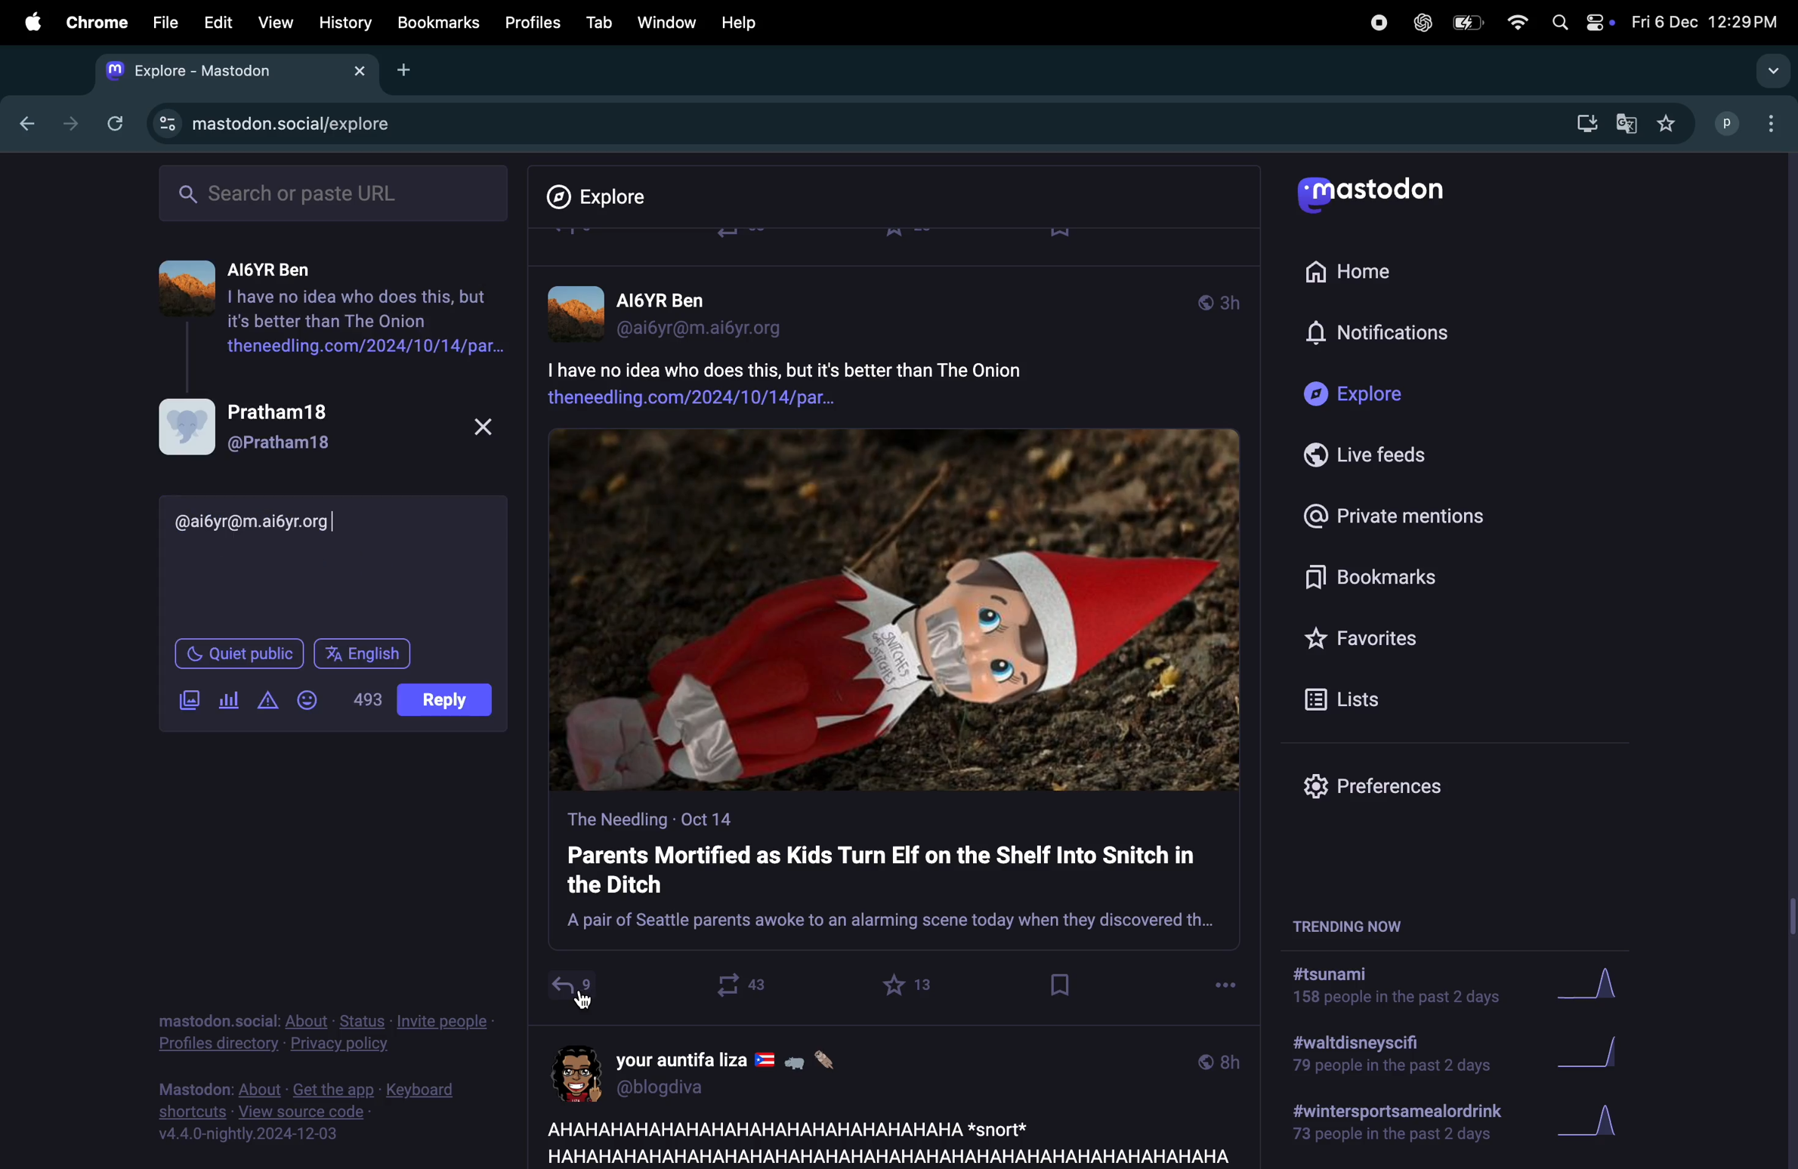  What do you see at coordinates (1703, 22) in the screenshot?
I see `date and time` at bounding box center [1703, 22].